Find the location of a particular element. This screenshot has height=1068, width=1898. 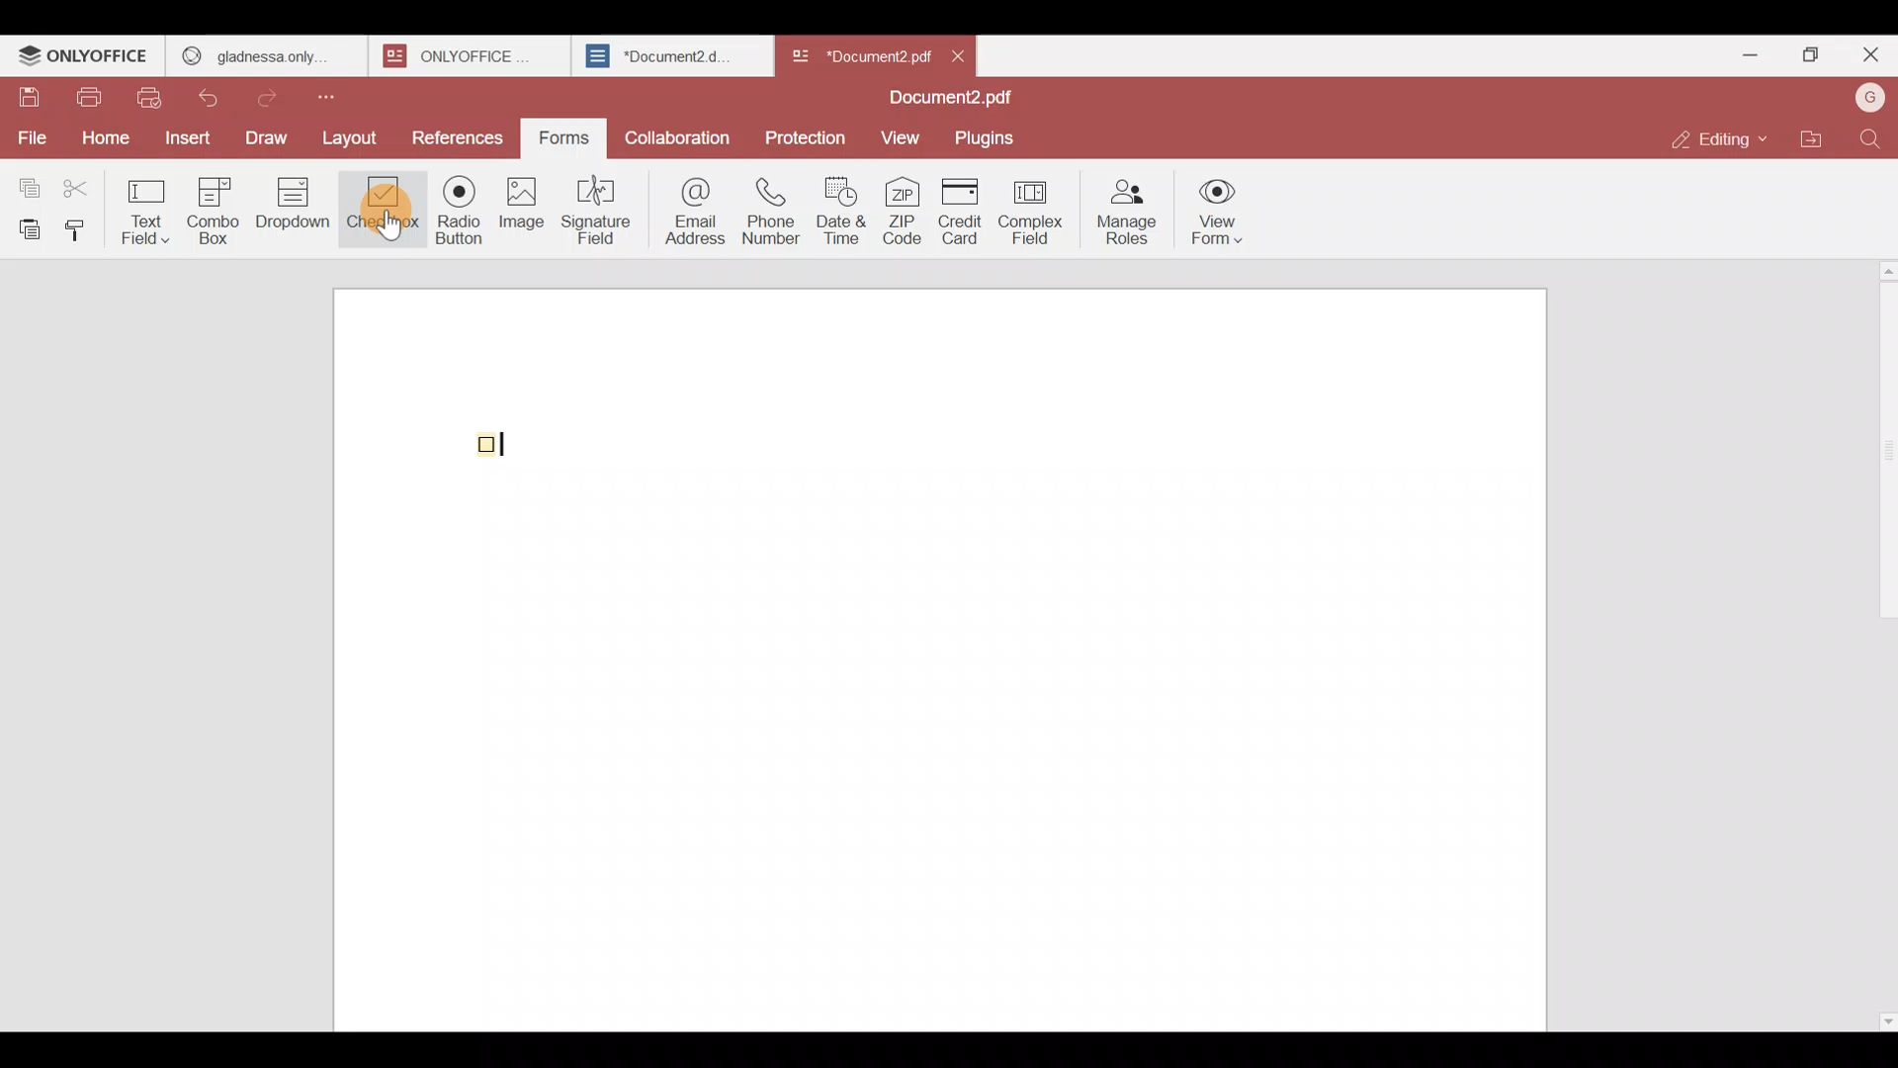

Find is located at coordinates (1870, 138).